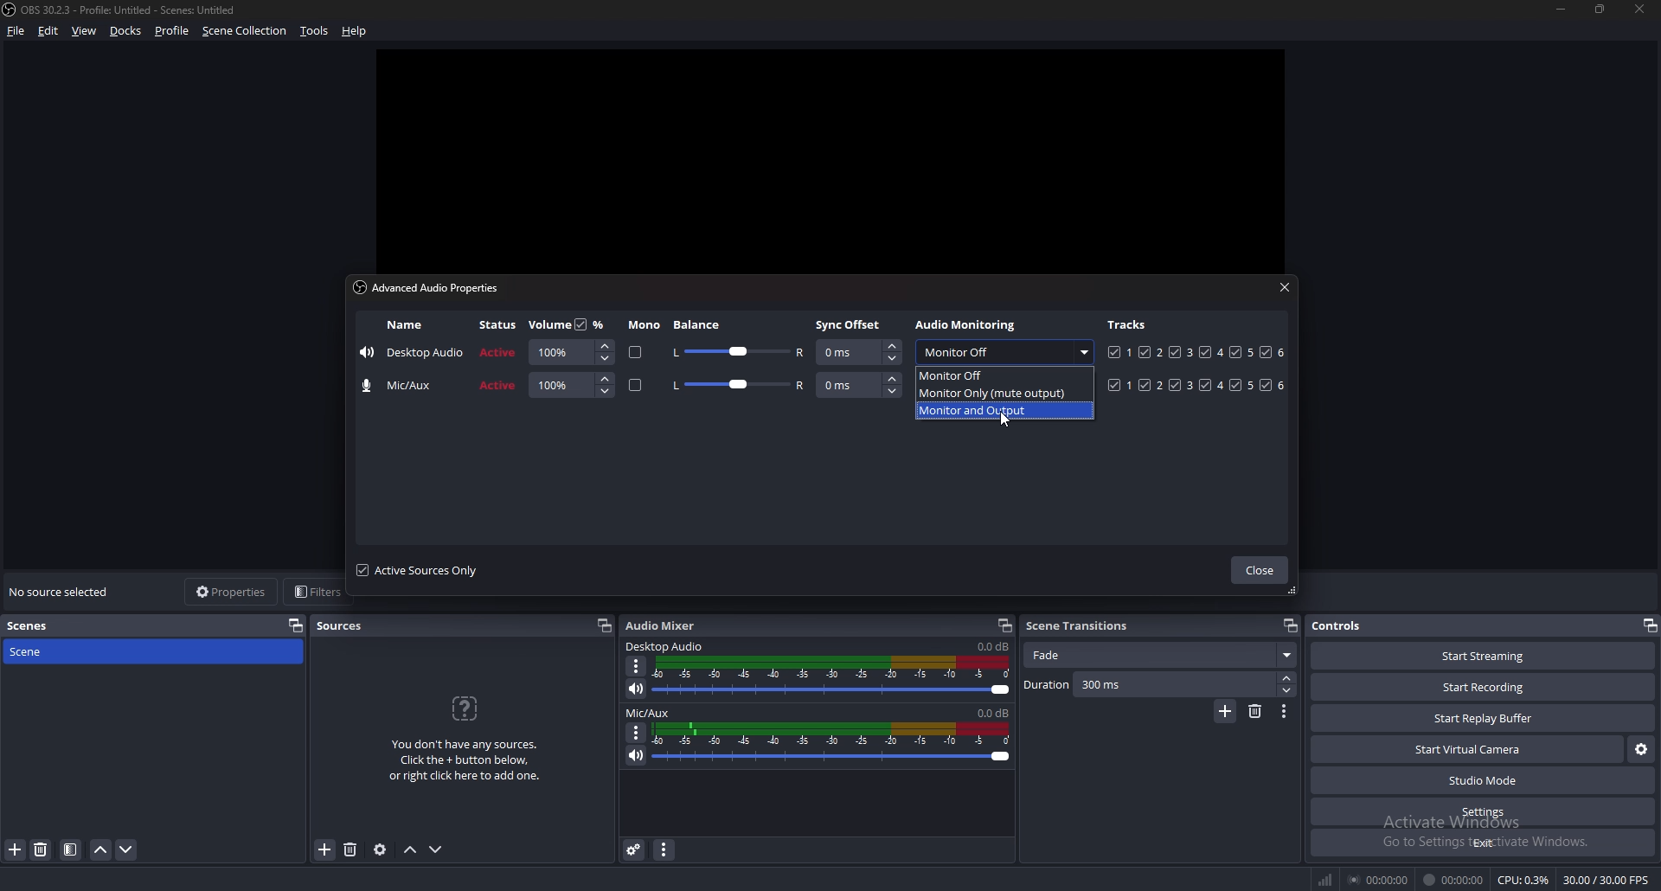 This screenshot has width=1661, height=891. Describe the element at coordinates (1525, 881) in the screenshot. I see `CPU: 0.3%` at that location.